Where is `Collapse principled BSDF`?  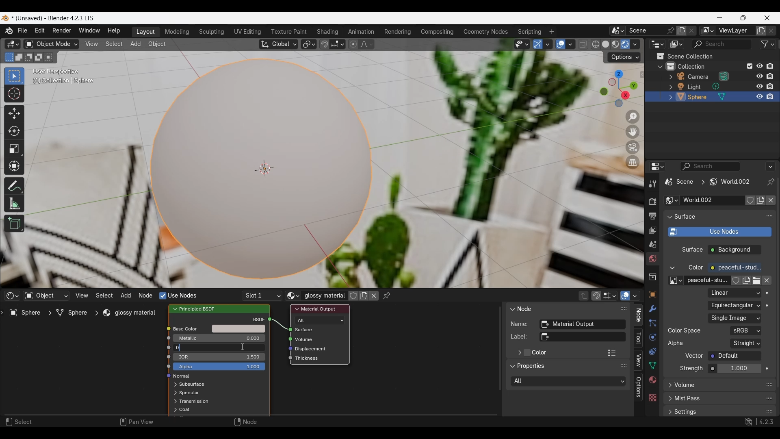 Collapse principled BSDF is located at coordinates (175, 309).